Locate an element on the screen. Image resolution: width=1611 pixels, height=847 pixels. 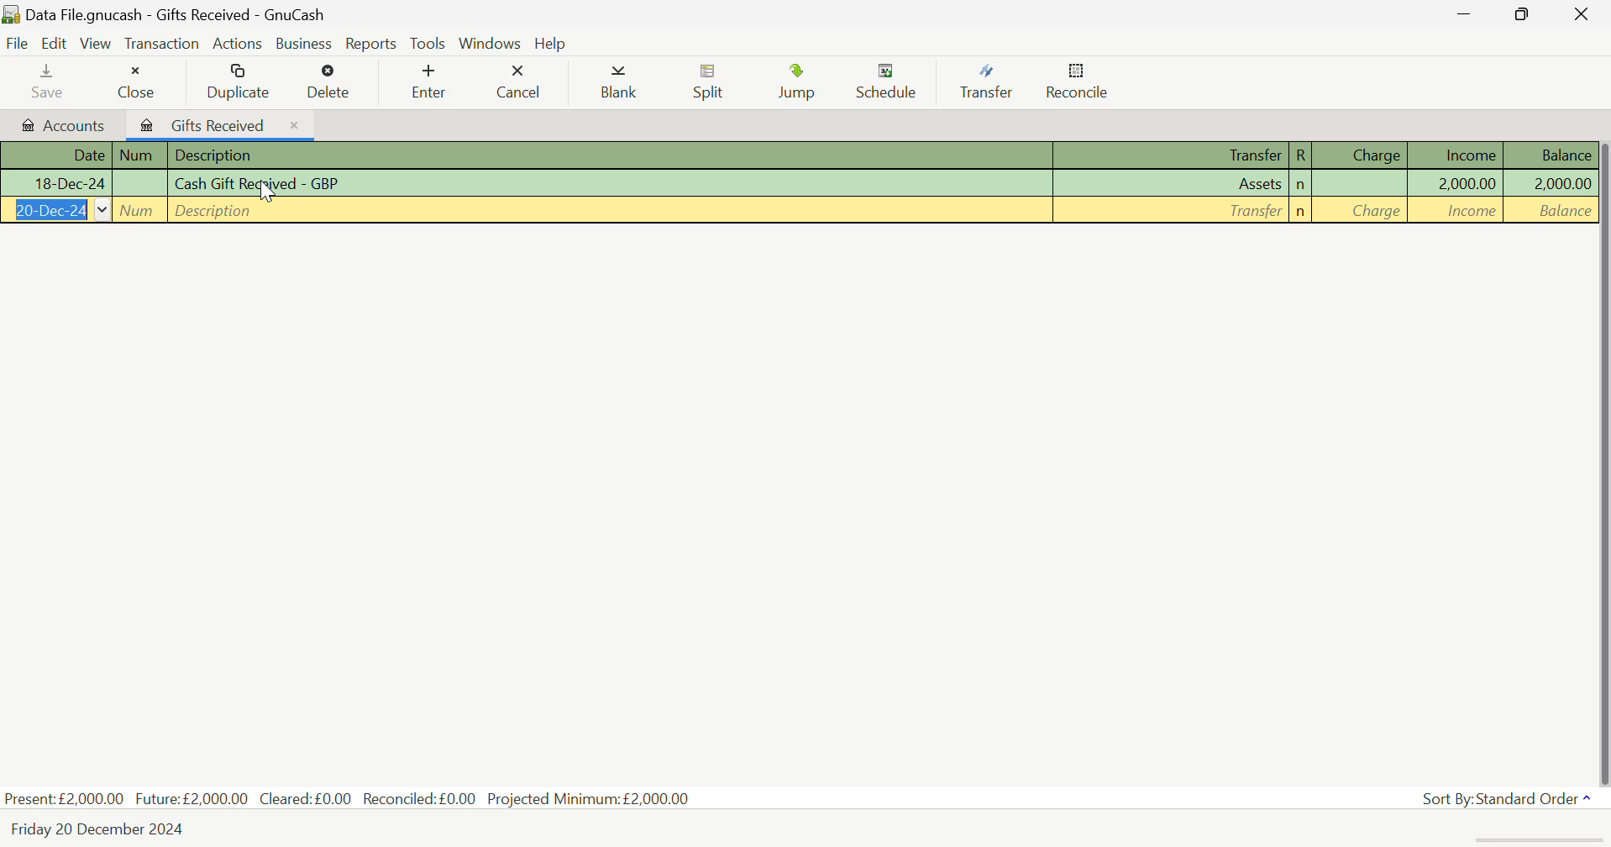
View is located at coordinates (97, 42).